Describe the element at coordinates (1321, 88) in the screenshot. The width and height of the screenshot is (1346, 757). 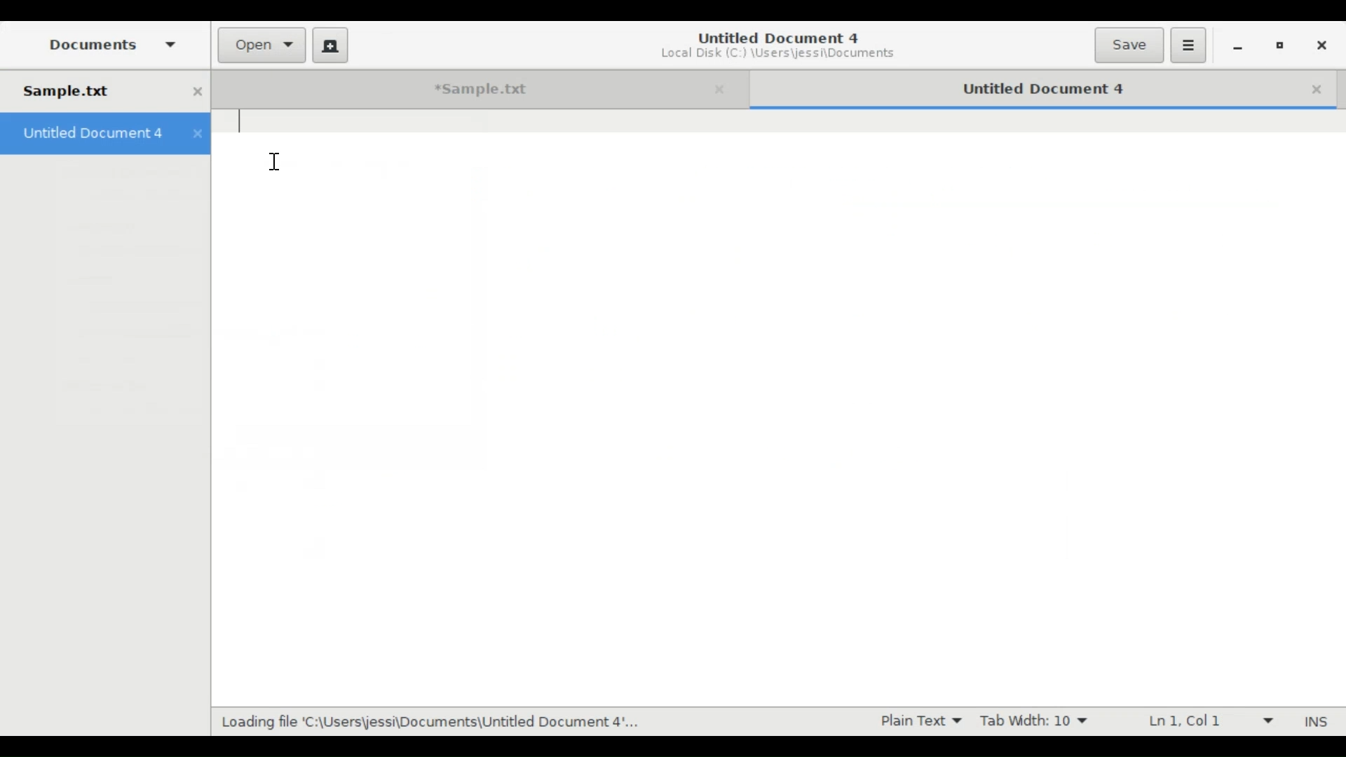
I see `Close` at that location.